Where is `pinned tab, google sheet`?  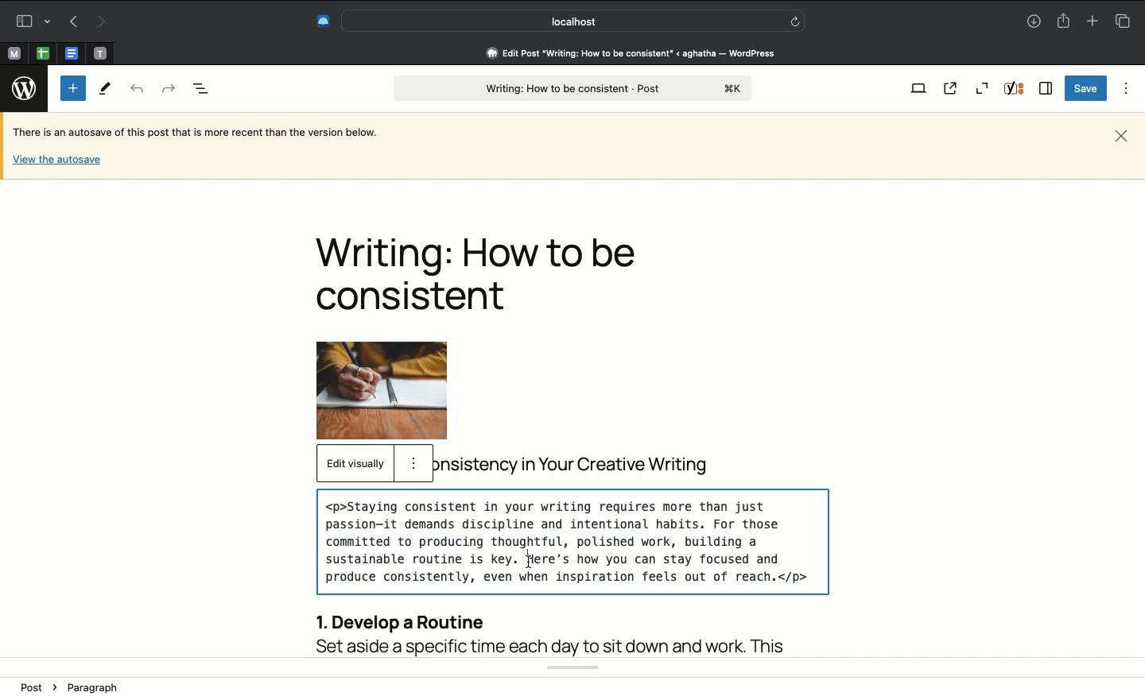
pinned tab, google sheet is located at coordinates (42, 51).